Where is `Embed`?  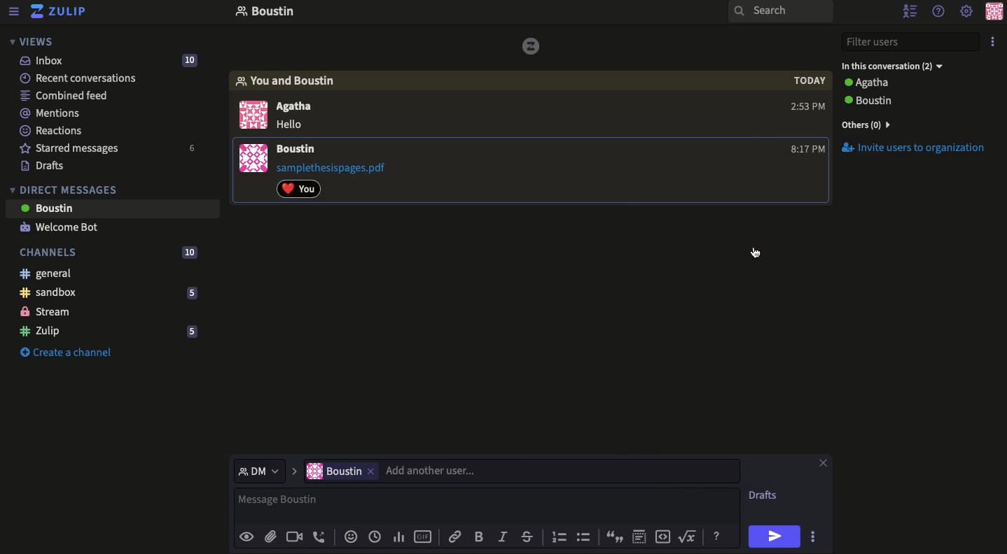 Embed is located at coordinates (660, 535).